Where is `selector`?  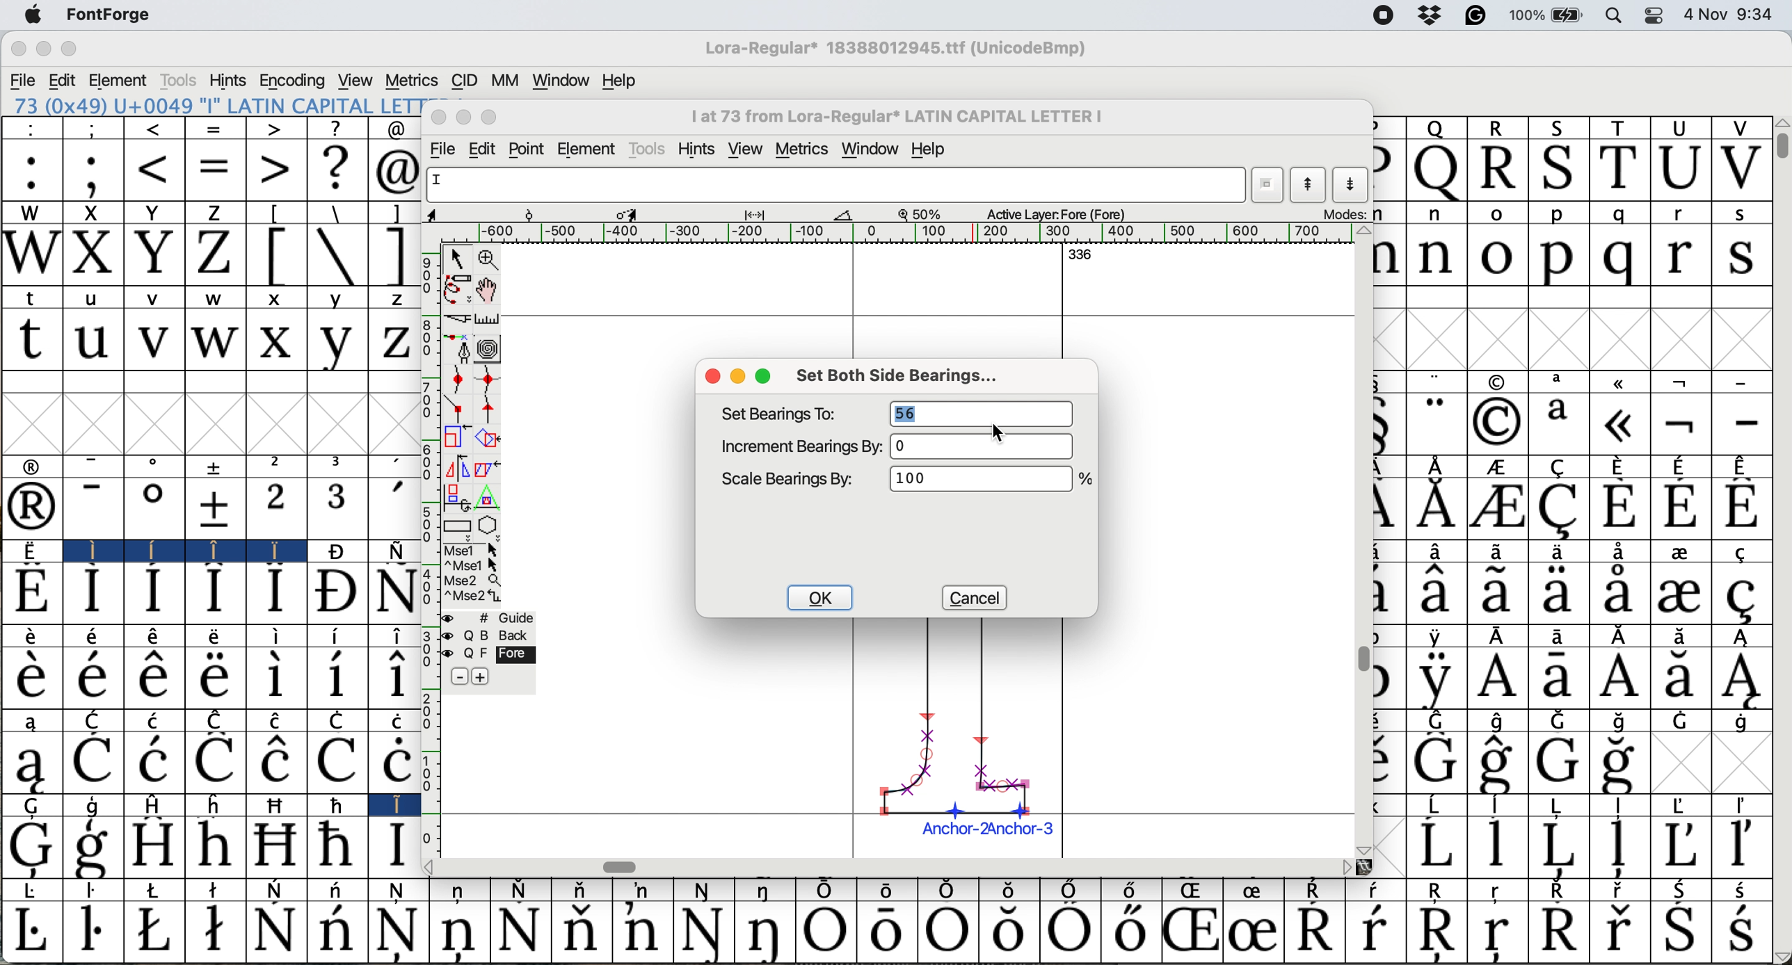 selector is located at coordinates (457, 257).